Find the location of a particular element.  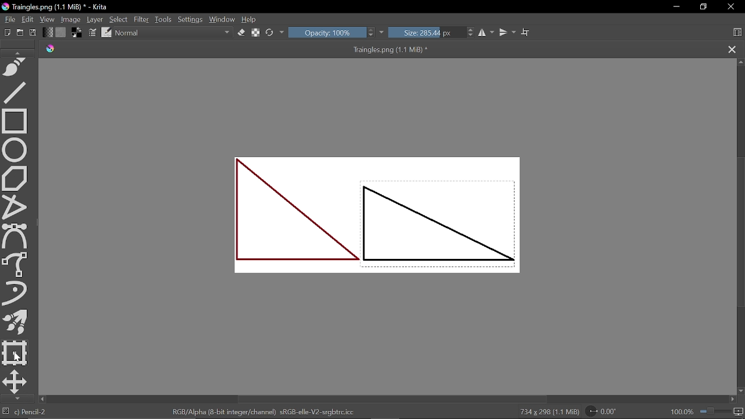

Line tool is located at coordinates (17, 92).